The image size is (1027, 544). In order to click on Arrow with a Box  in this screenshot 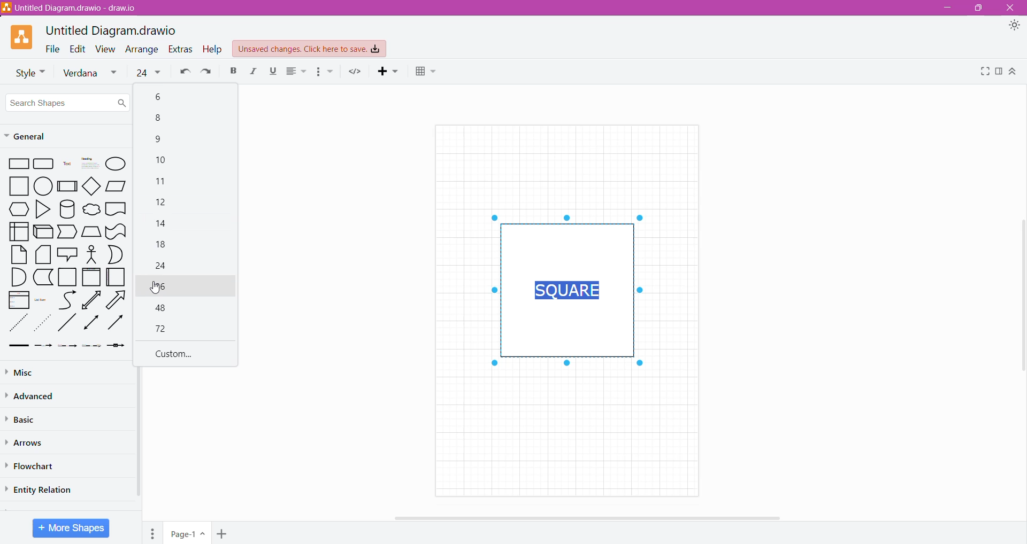, I will do `click(118, 347)`.